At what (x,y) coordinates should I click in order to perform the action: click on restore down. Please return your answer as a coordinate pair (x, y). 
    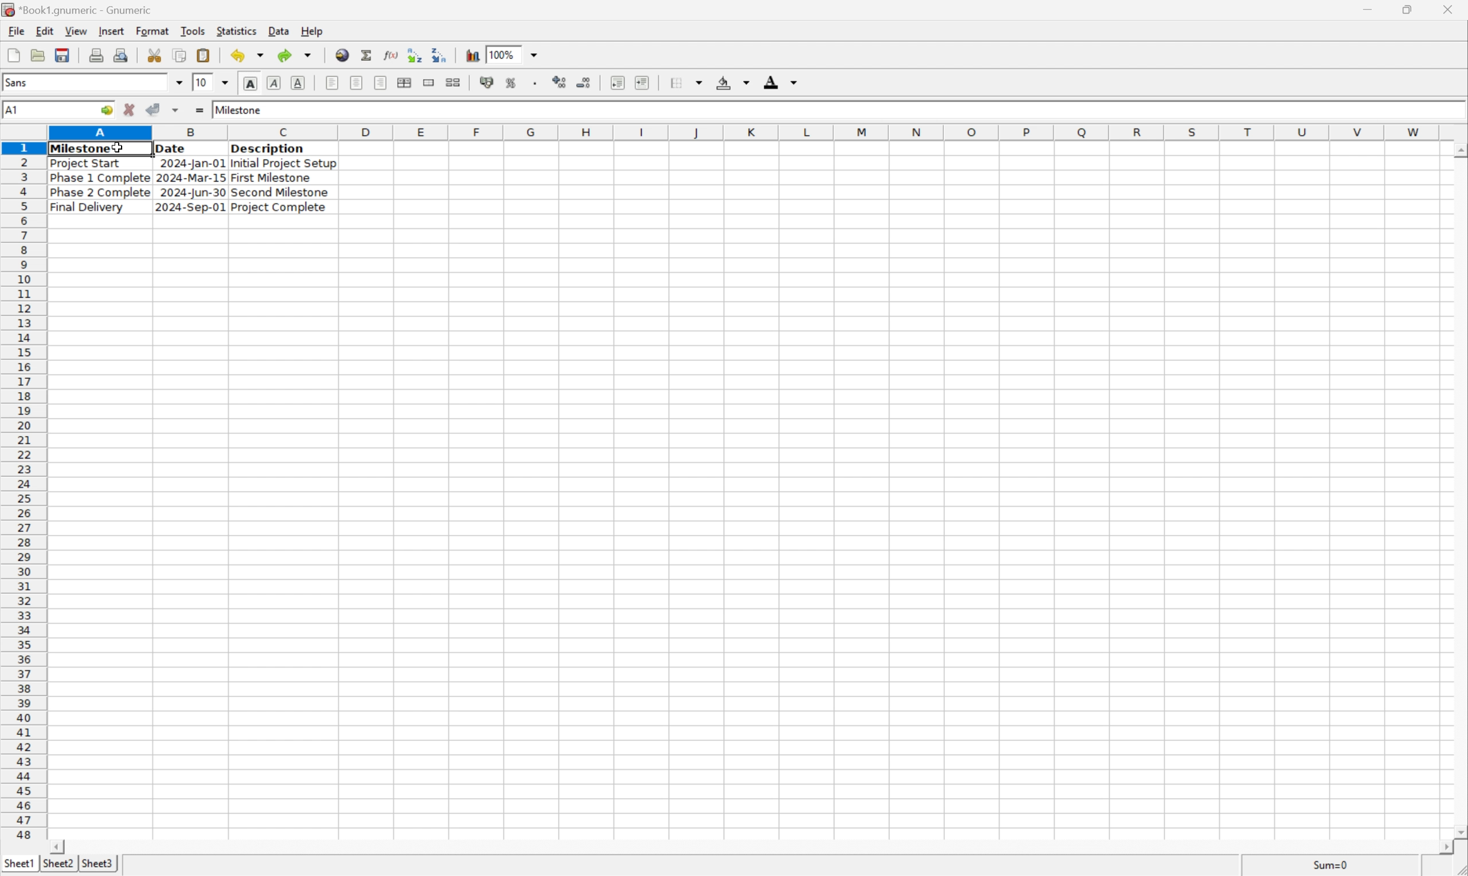
    Looking at the image, I should click on (1411, 9).